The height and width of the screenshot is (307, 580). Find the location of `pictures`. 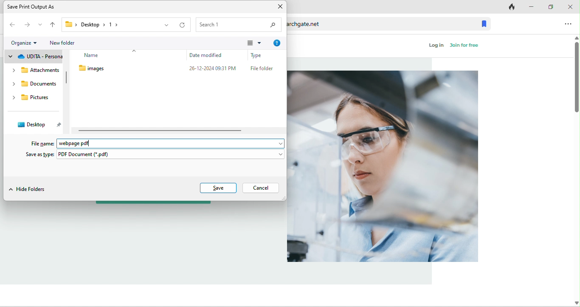

pictures is located at coordinates (31, 99).